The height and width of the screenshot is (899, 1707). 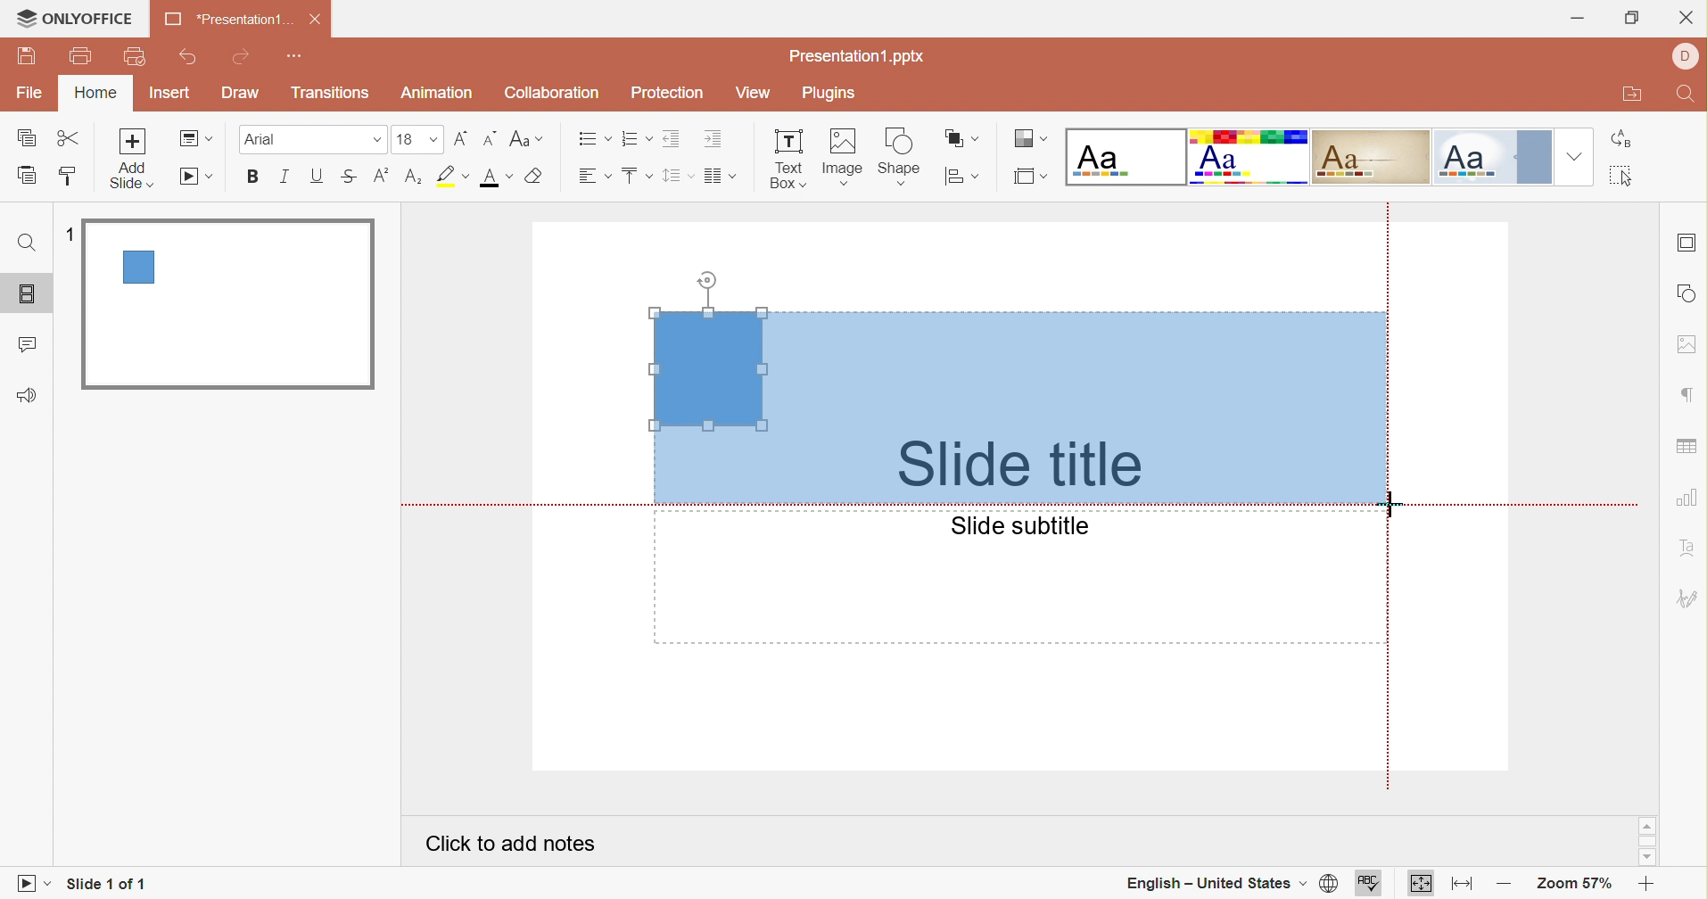 What do you see at coordinates (1027, 139) in the screenshot?
I see `Change color theme` at bounding box center [1027, 139].